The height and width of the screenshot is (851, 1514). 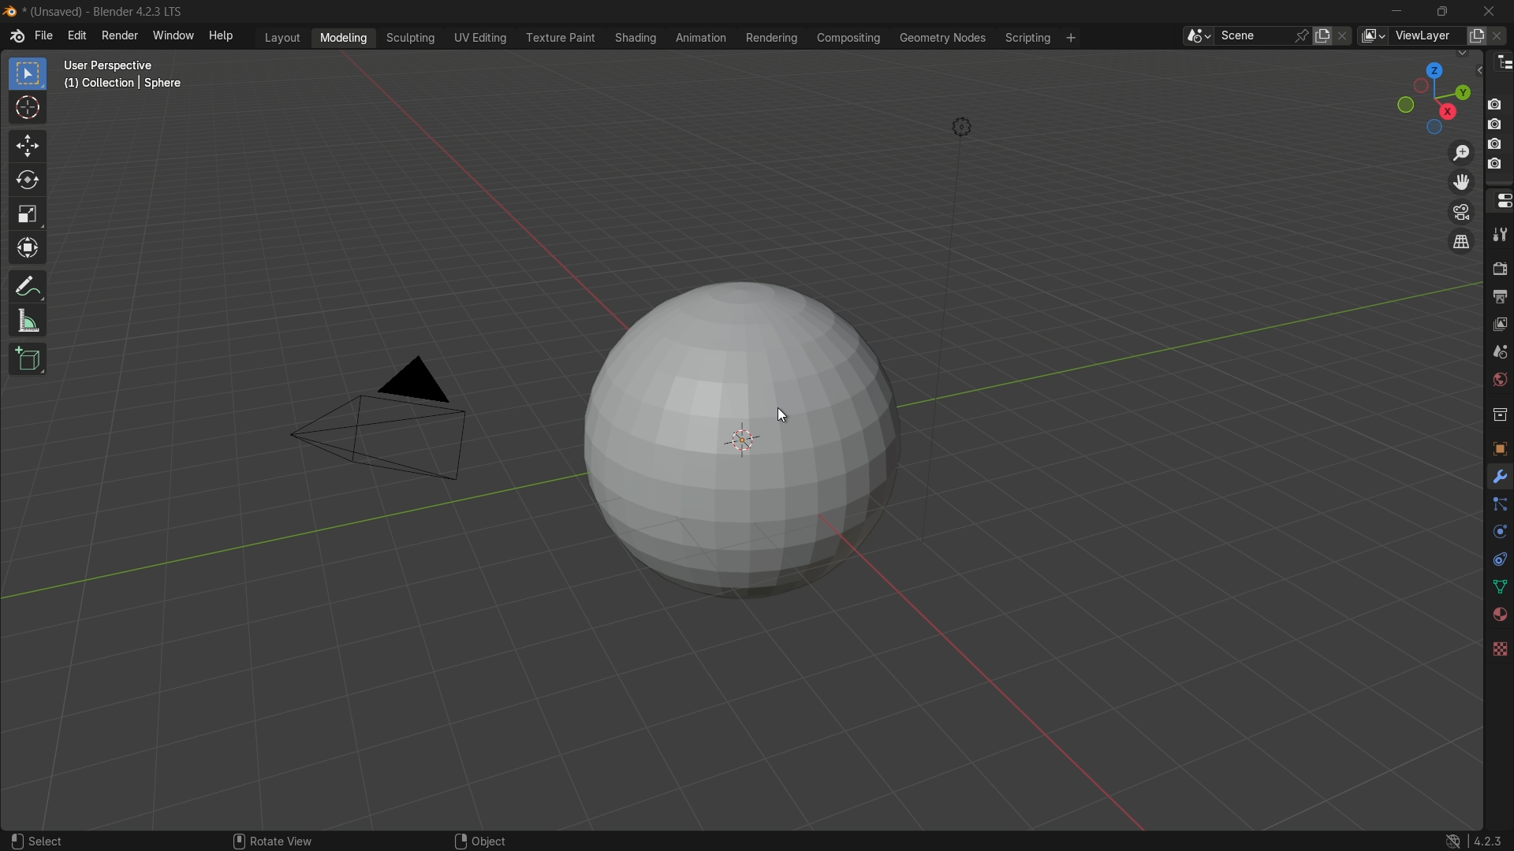 What do you see at coordinates (28, 108) in the screenshot?
I see `cursor` at bounding box center [28, 108].